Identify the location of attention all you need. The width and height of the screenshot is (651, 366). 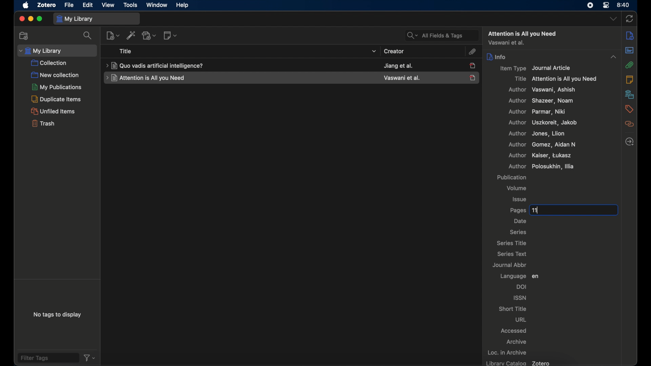
(523, 33).